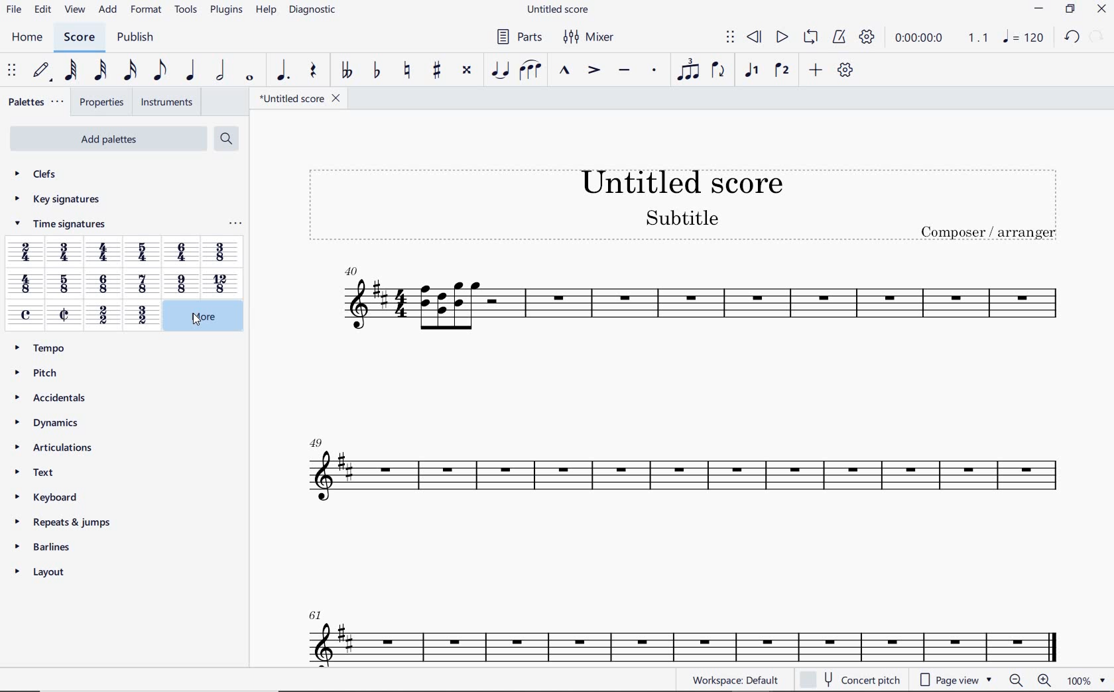  Describe the element at coordinates (849, 678) in the screenshot. I see `CONCERT PITCH` at that location.